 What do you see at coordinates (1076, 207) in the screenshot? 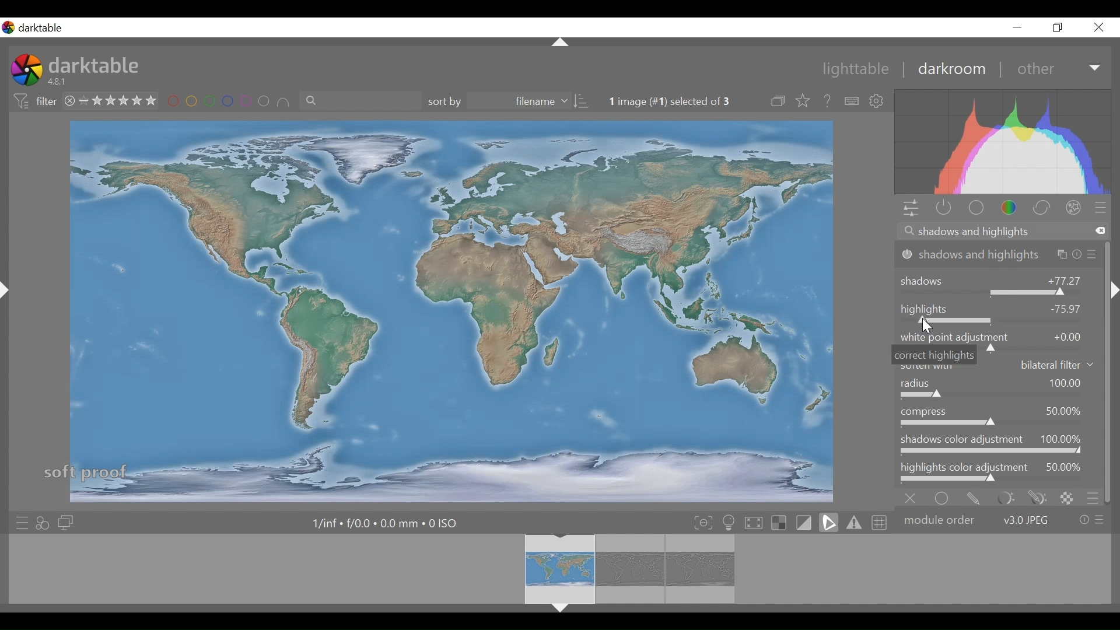
I see `effect` at bounding box center [1076, 207].